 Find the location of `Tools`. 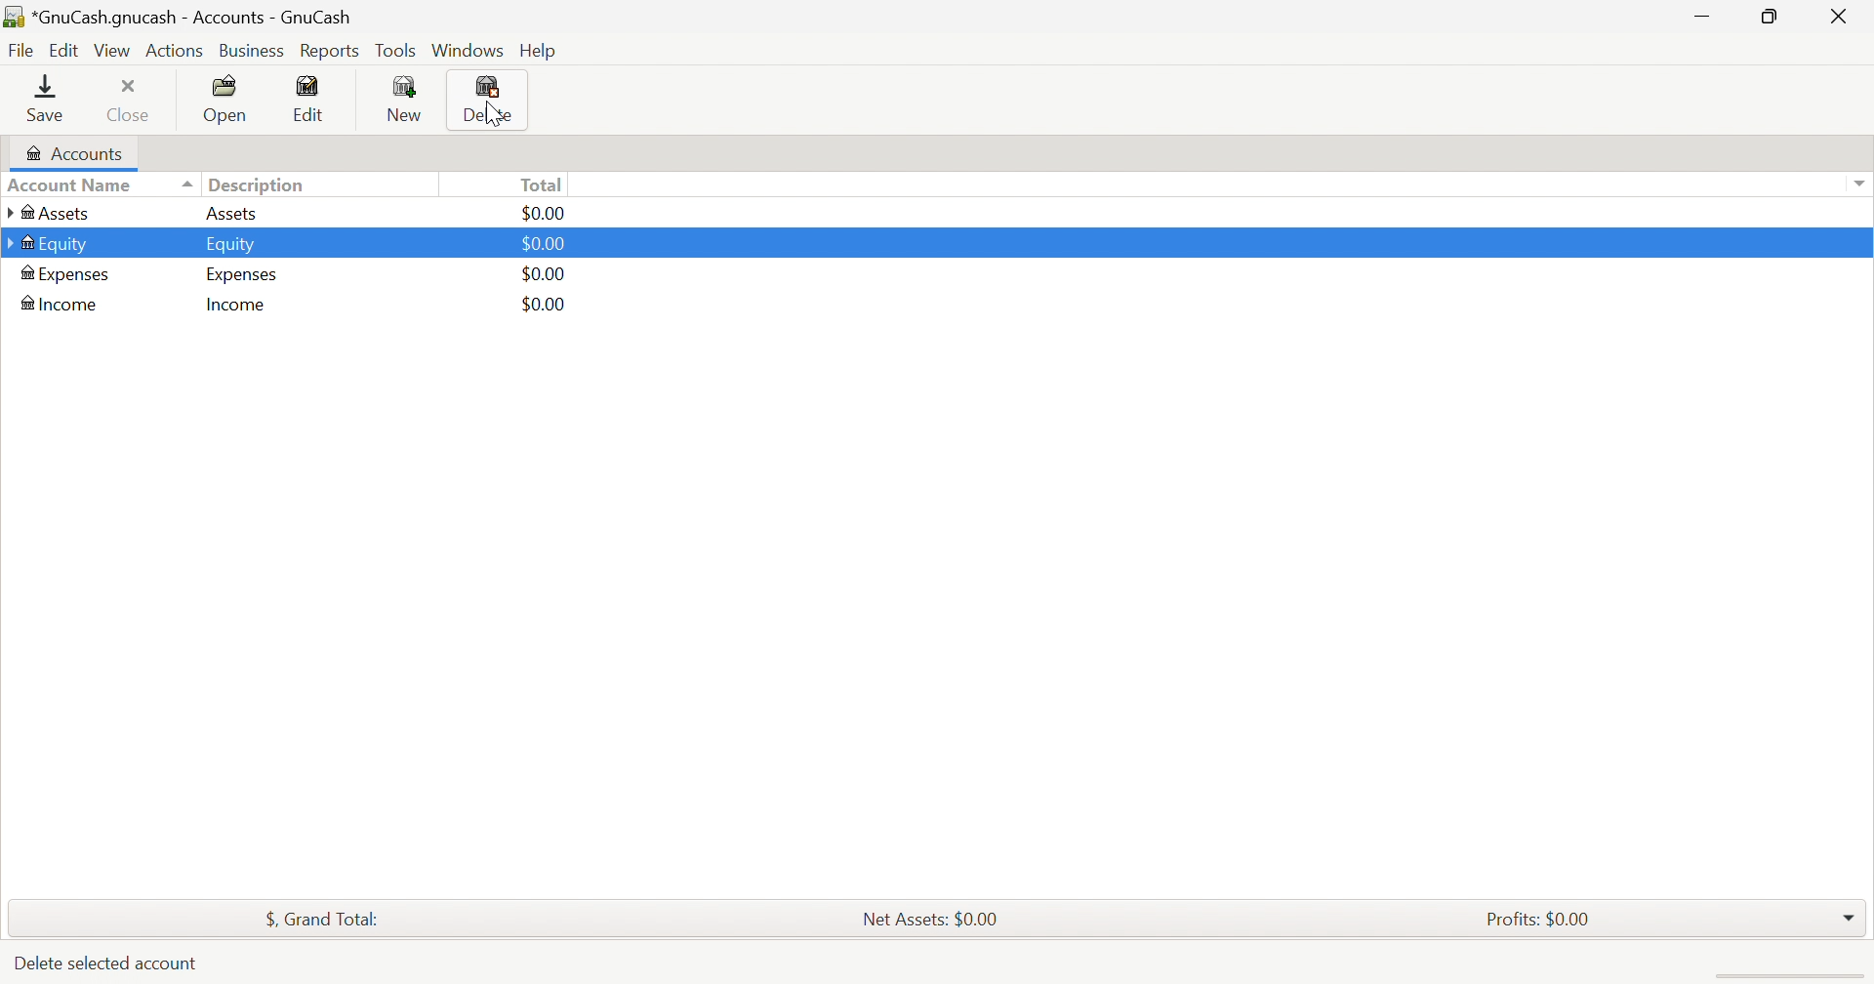

Tools is located at coordinates (397, 54).